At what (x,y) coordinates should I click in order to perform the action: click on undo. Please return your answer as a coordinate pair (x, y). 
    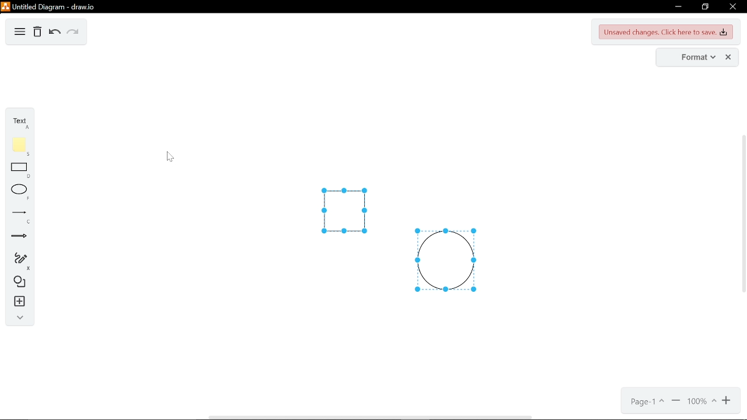
    Looking at the image, I should click on (54, 33).